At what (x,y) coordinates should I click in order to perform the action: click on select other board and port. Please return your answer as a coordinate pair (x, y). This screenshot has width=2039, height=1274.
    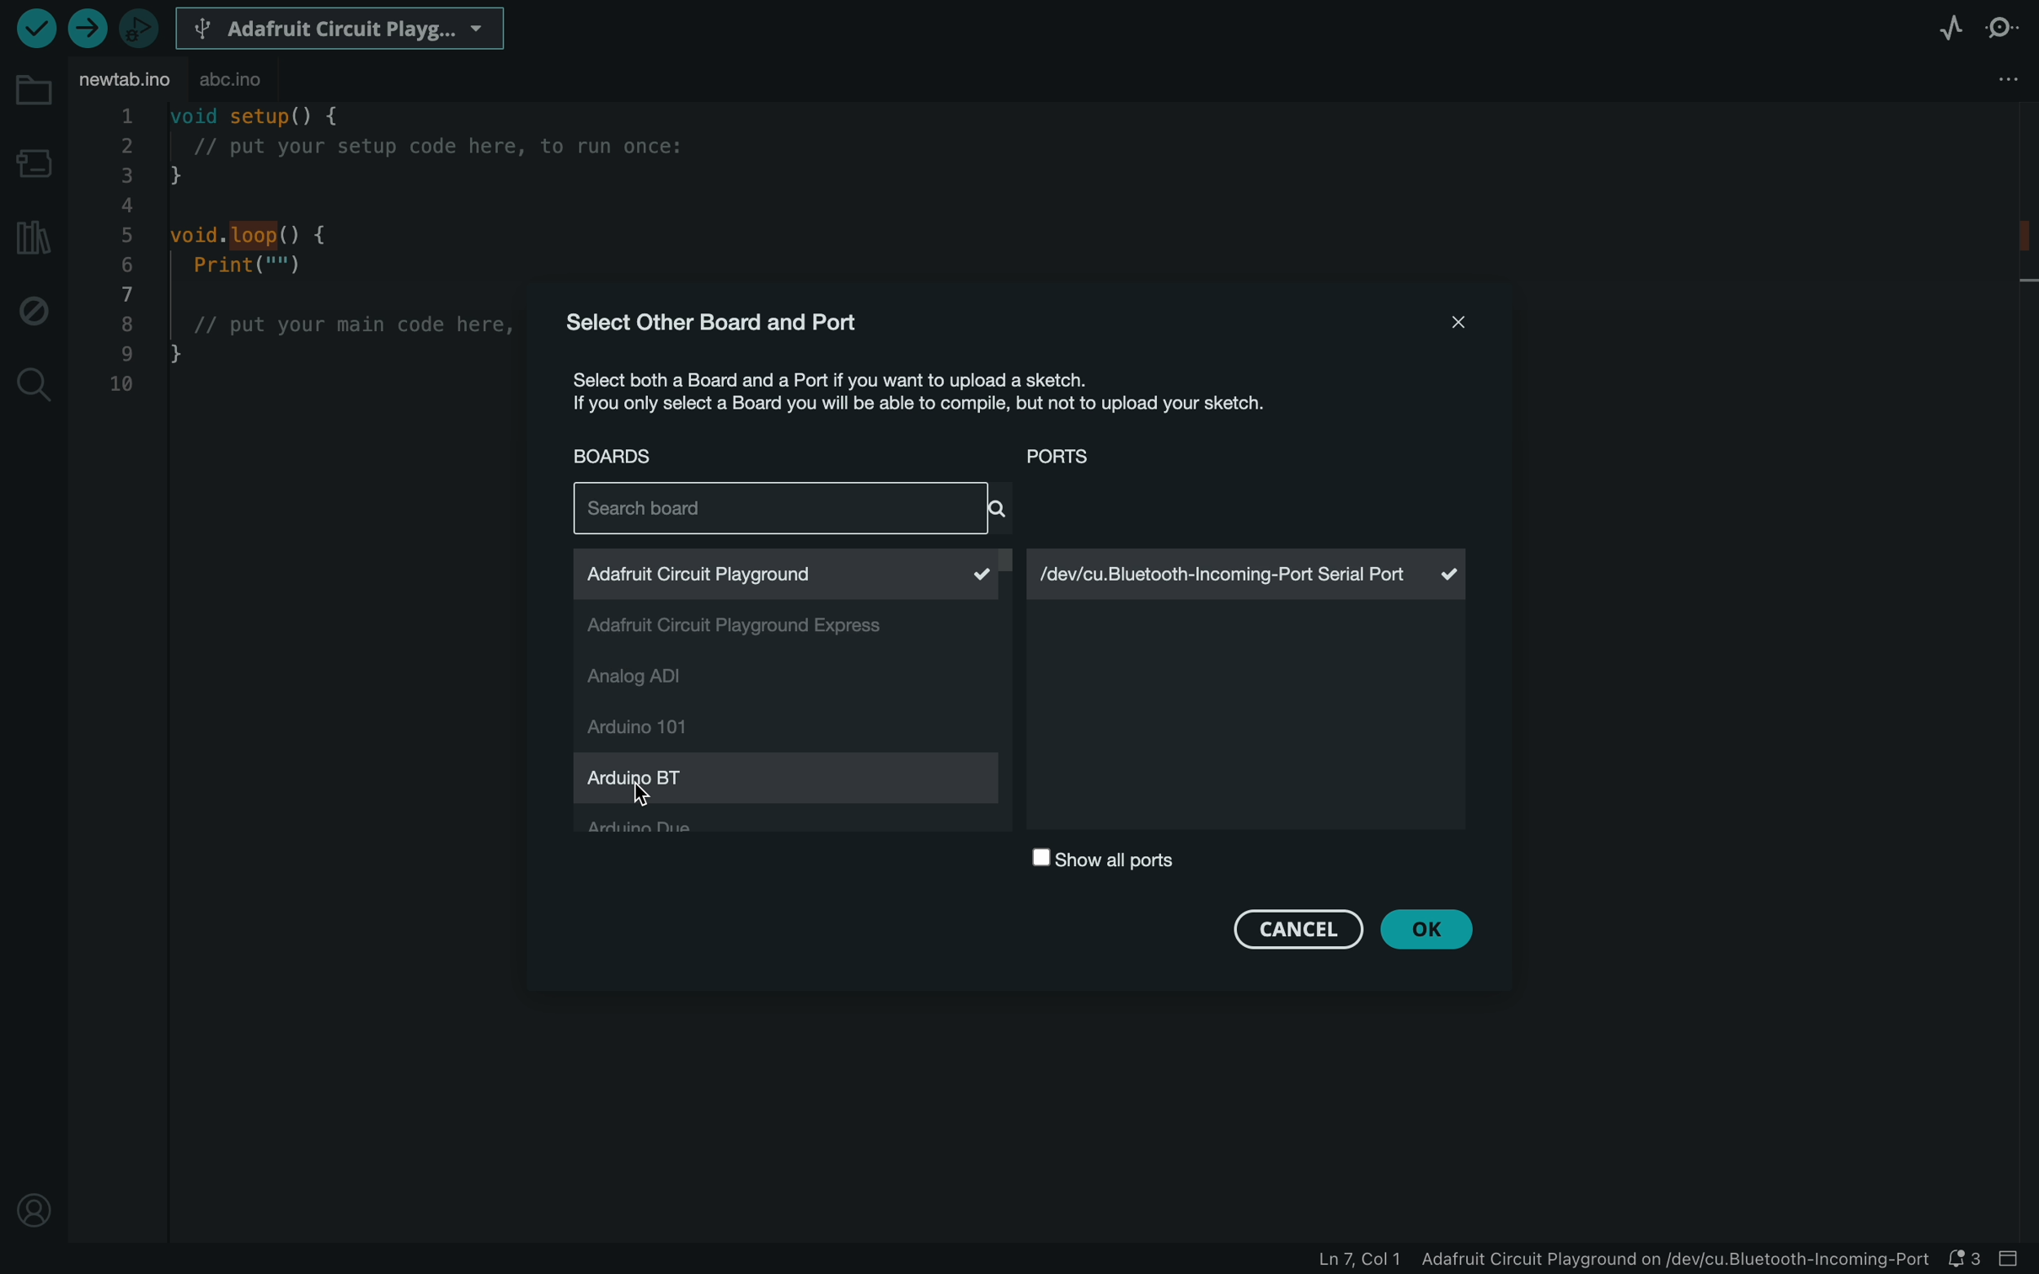
    Looking at the image, I should click on (736, 324).